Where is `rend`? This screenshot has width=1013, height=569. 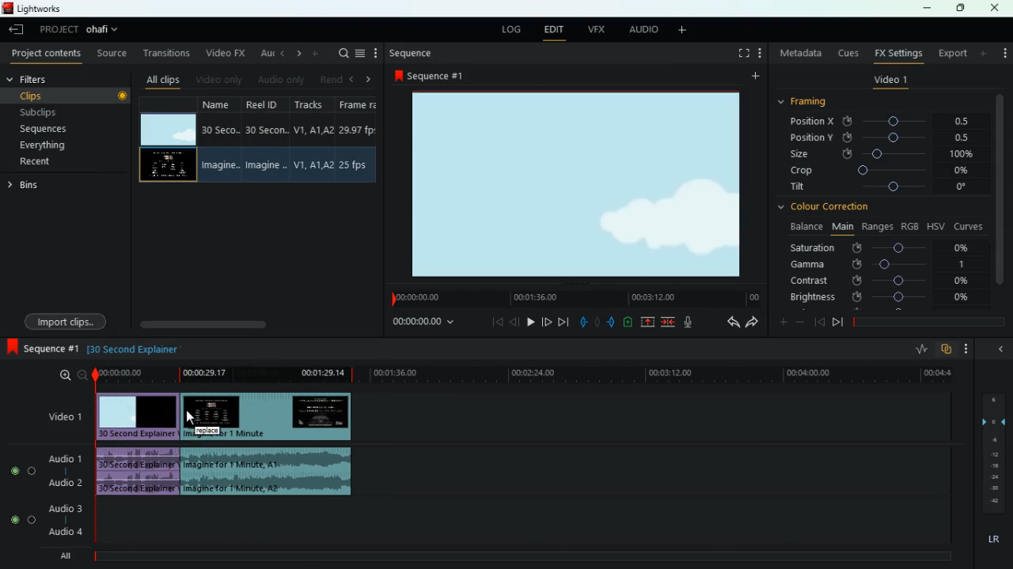 rend is located at coordinates (331, 78).